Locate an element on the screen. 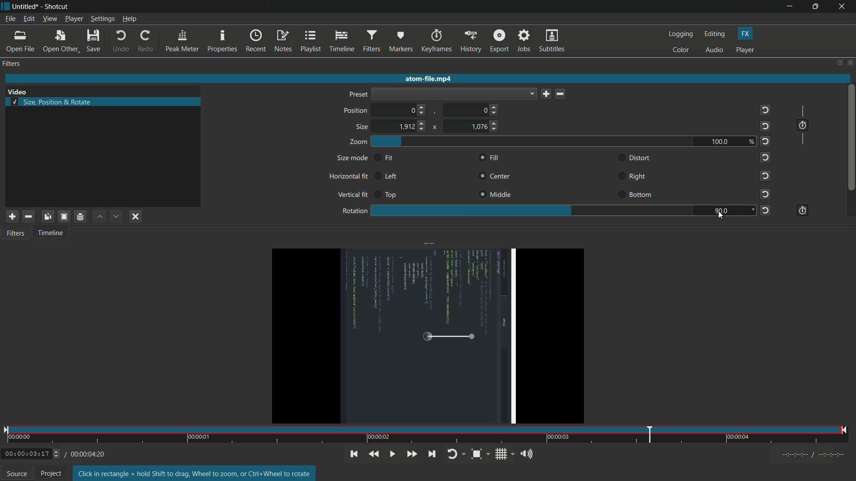  toggle grid is located at coordinates (502, 454).